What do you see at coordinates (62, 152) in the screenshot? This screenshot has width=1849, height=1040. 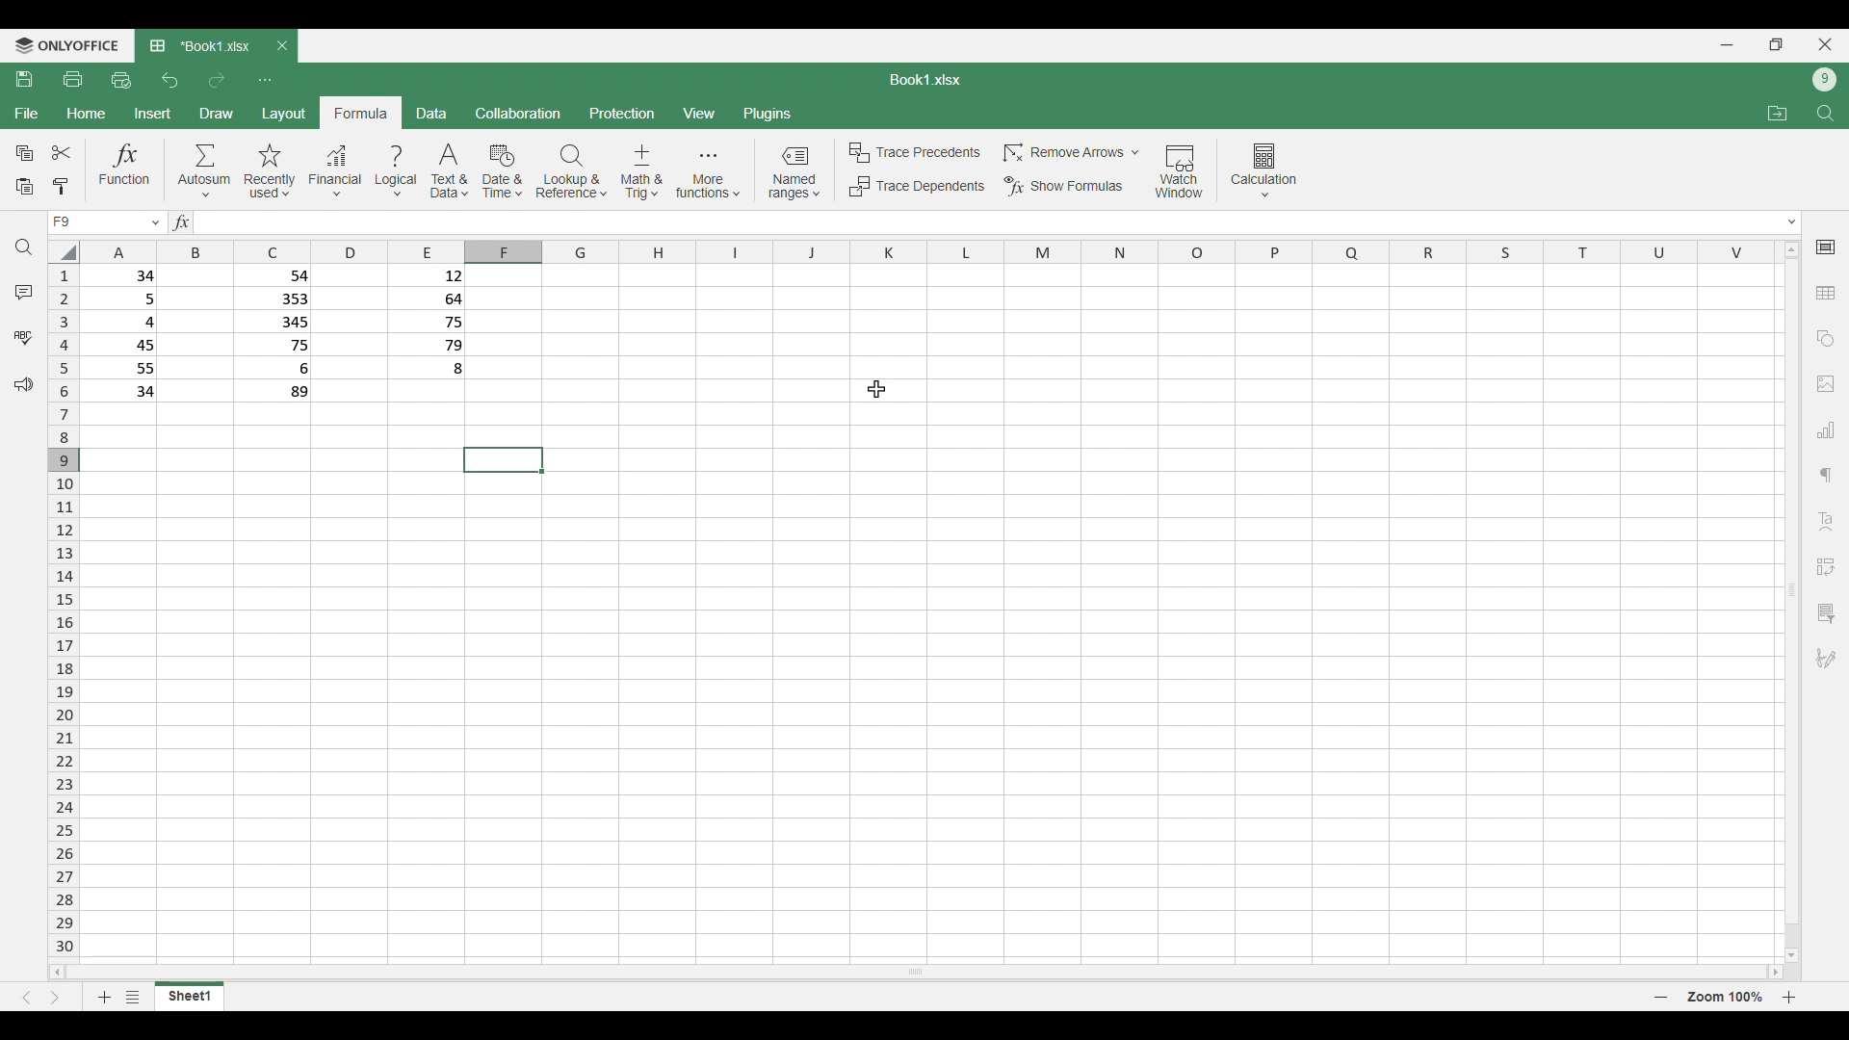 I see `Cut` at bounding box center [62, 152].